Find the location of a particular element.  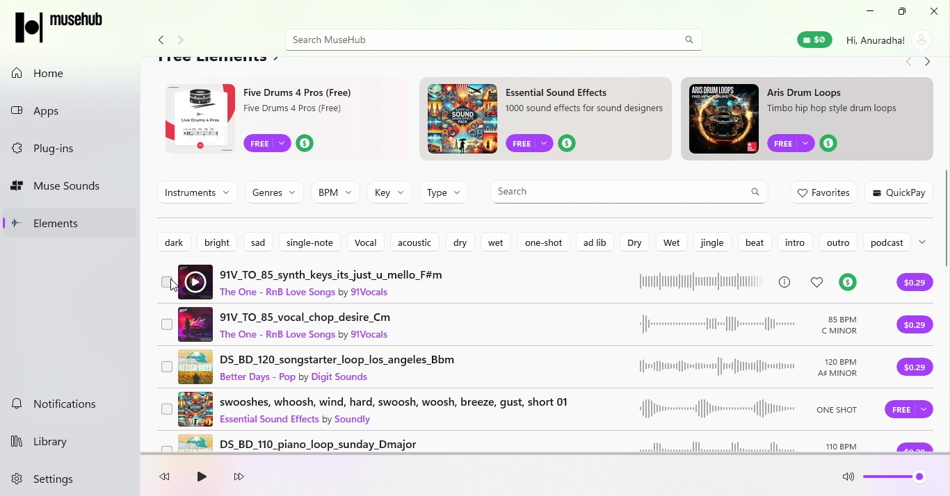

Purchase is located at coordinates (907, 413).